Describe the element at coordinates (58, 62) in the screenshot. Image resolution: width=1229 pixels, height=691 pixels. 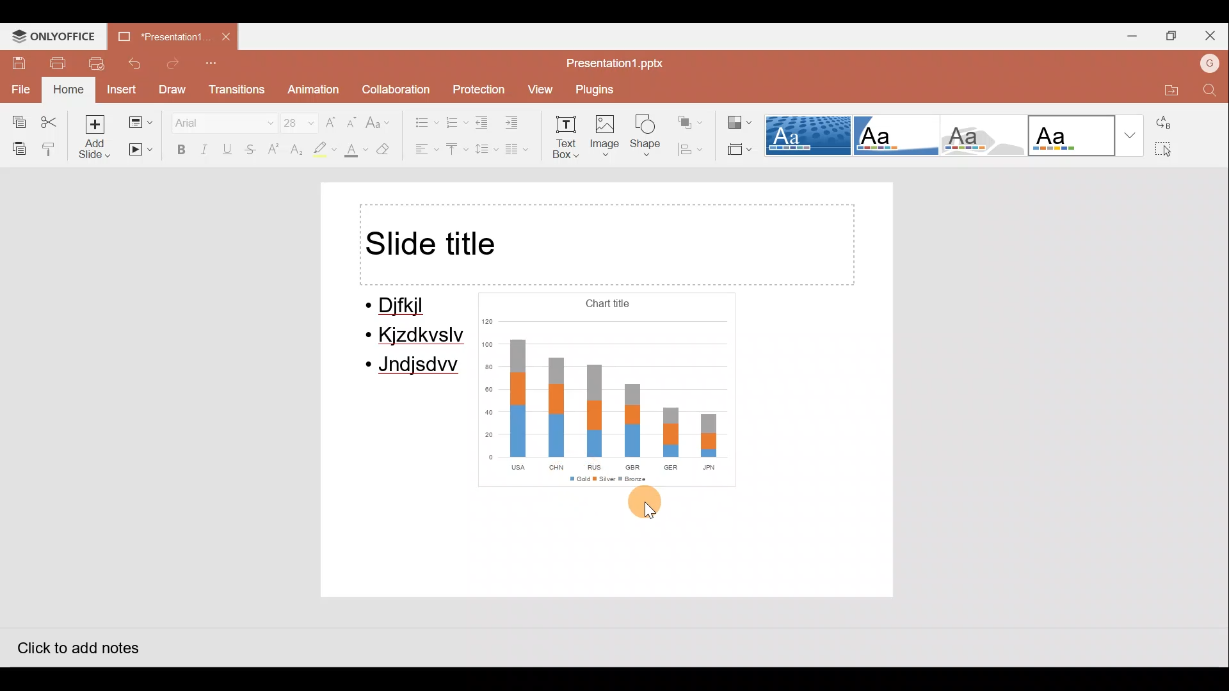
I see `Print file` at that location.